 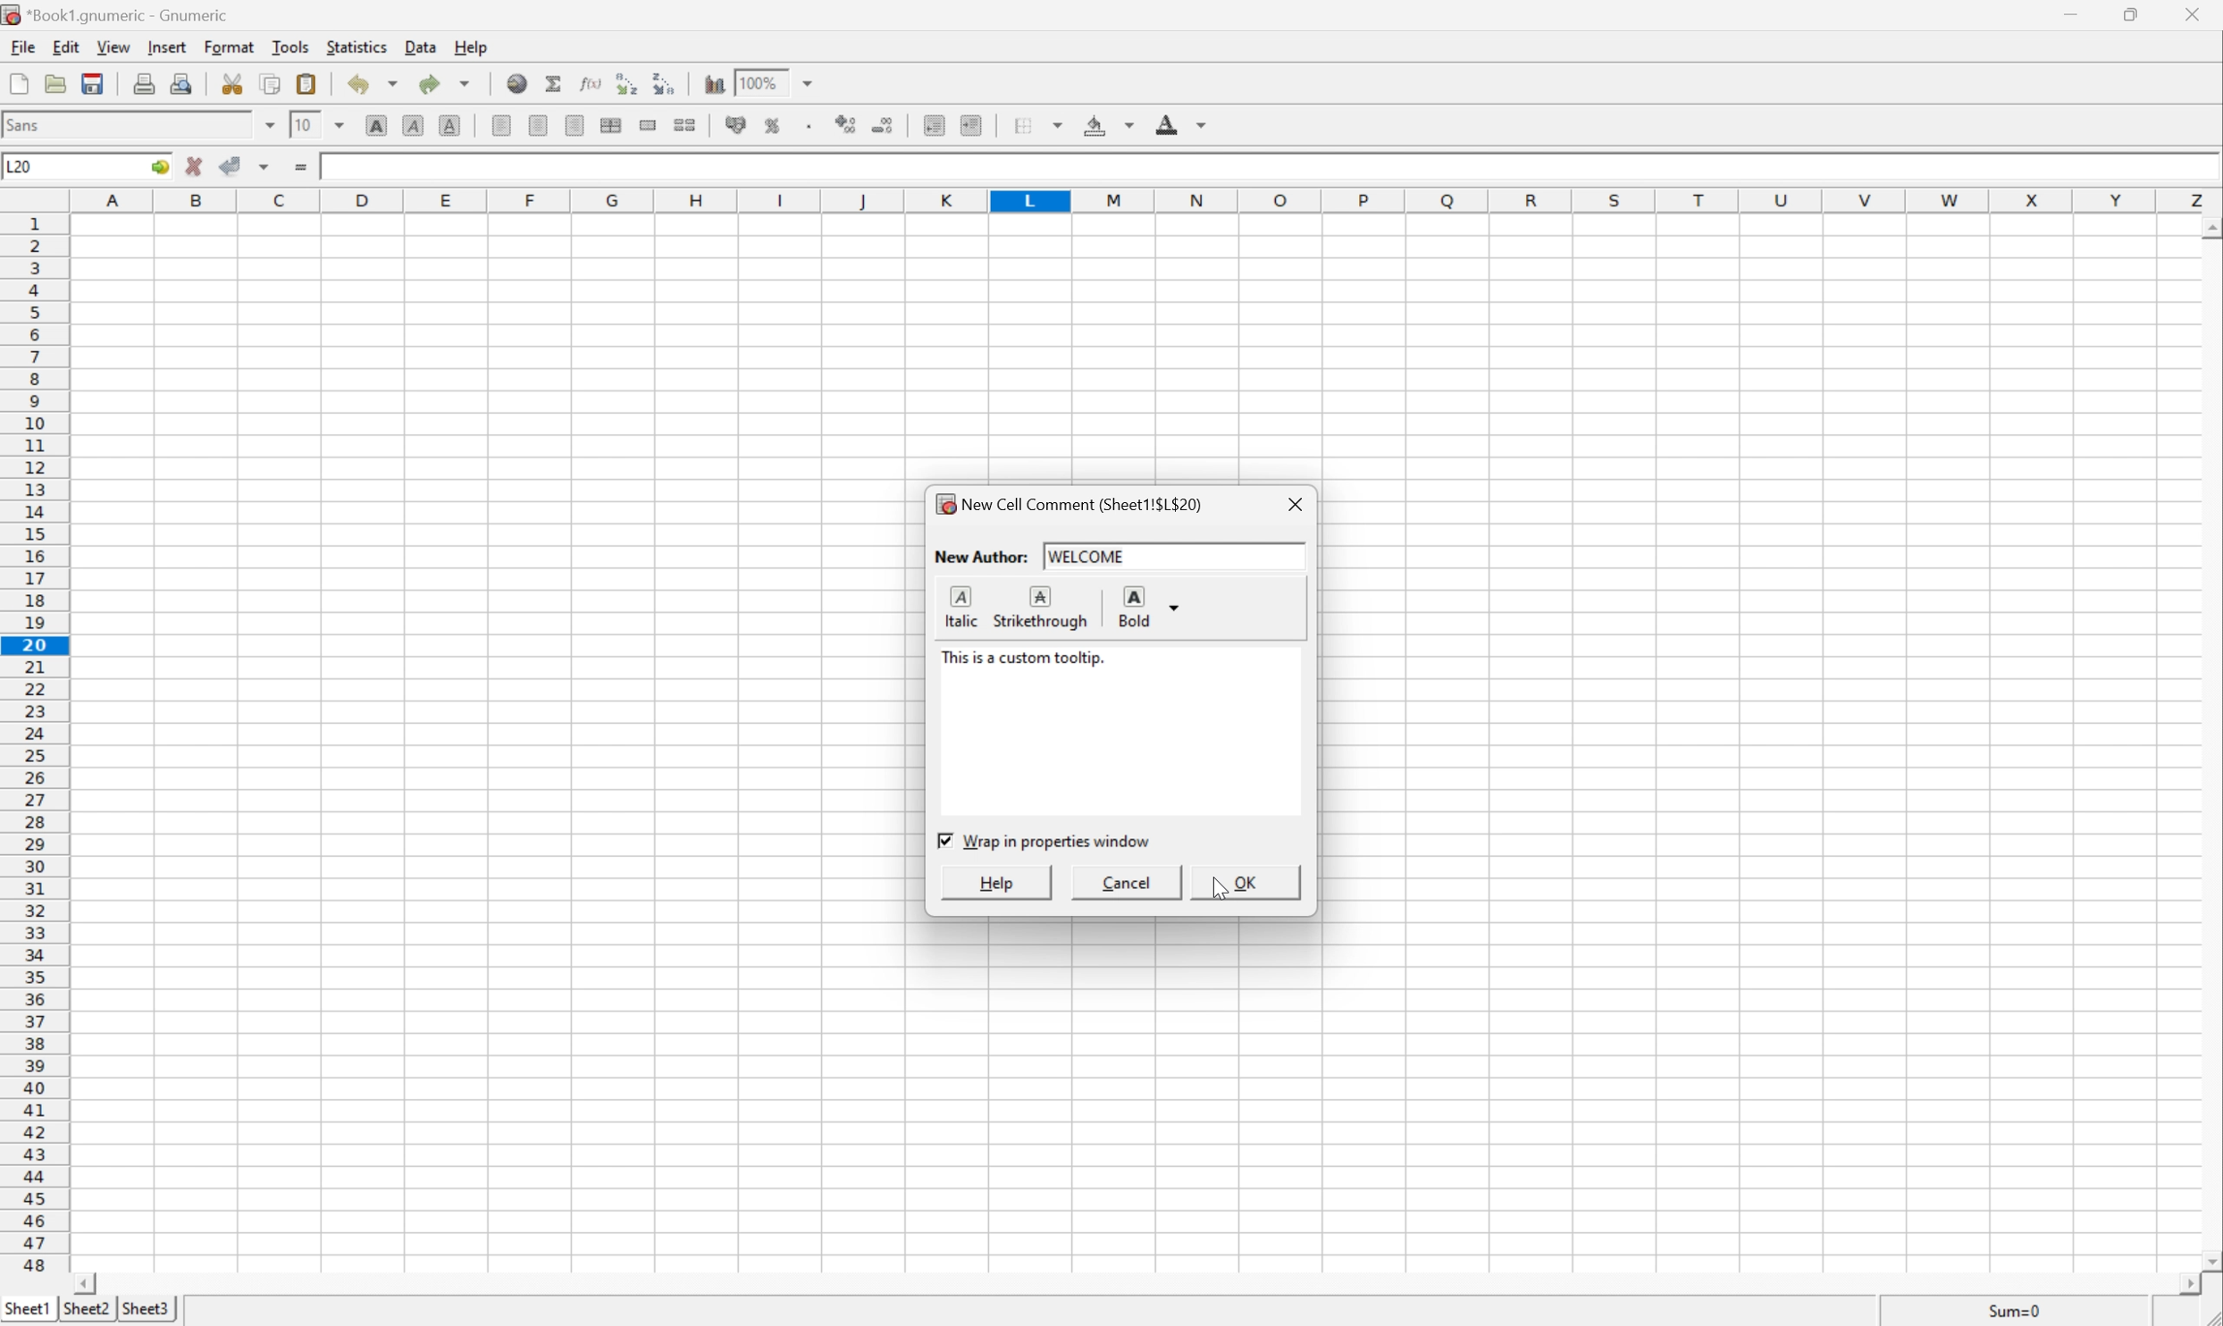 I want to click on Help, so click(x=992, y=882).